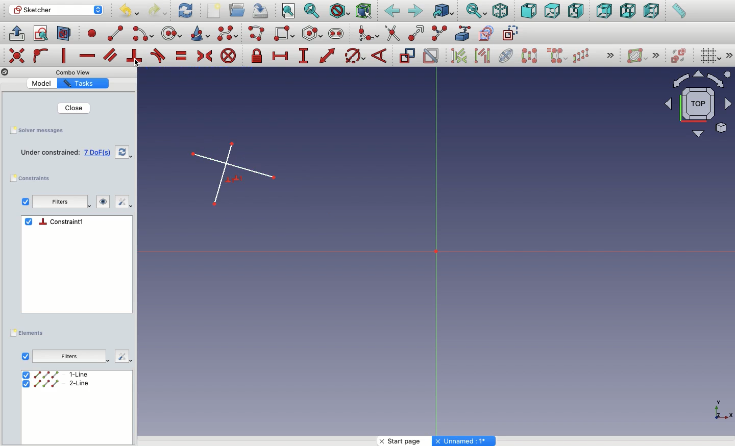 This screenshot has height=446, width=735. Describe the element at coordinates (57, 10) in the screenshot. I see `Sketcher` at that location.